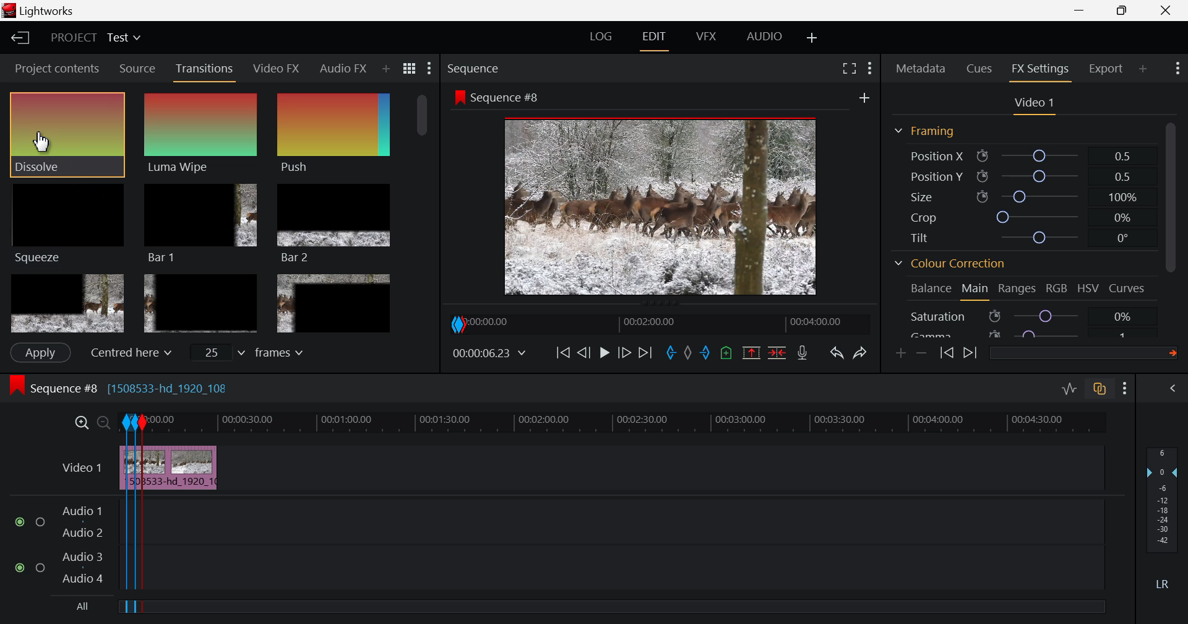 The image size is (1188, 624). Describe the element at coordinates (922, 354) in the screenshot. I see `Remove keyframe` at that location.